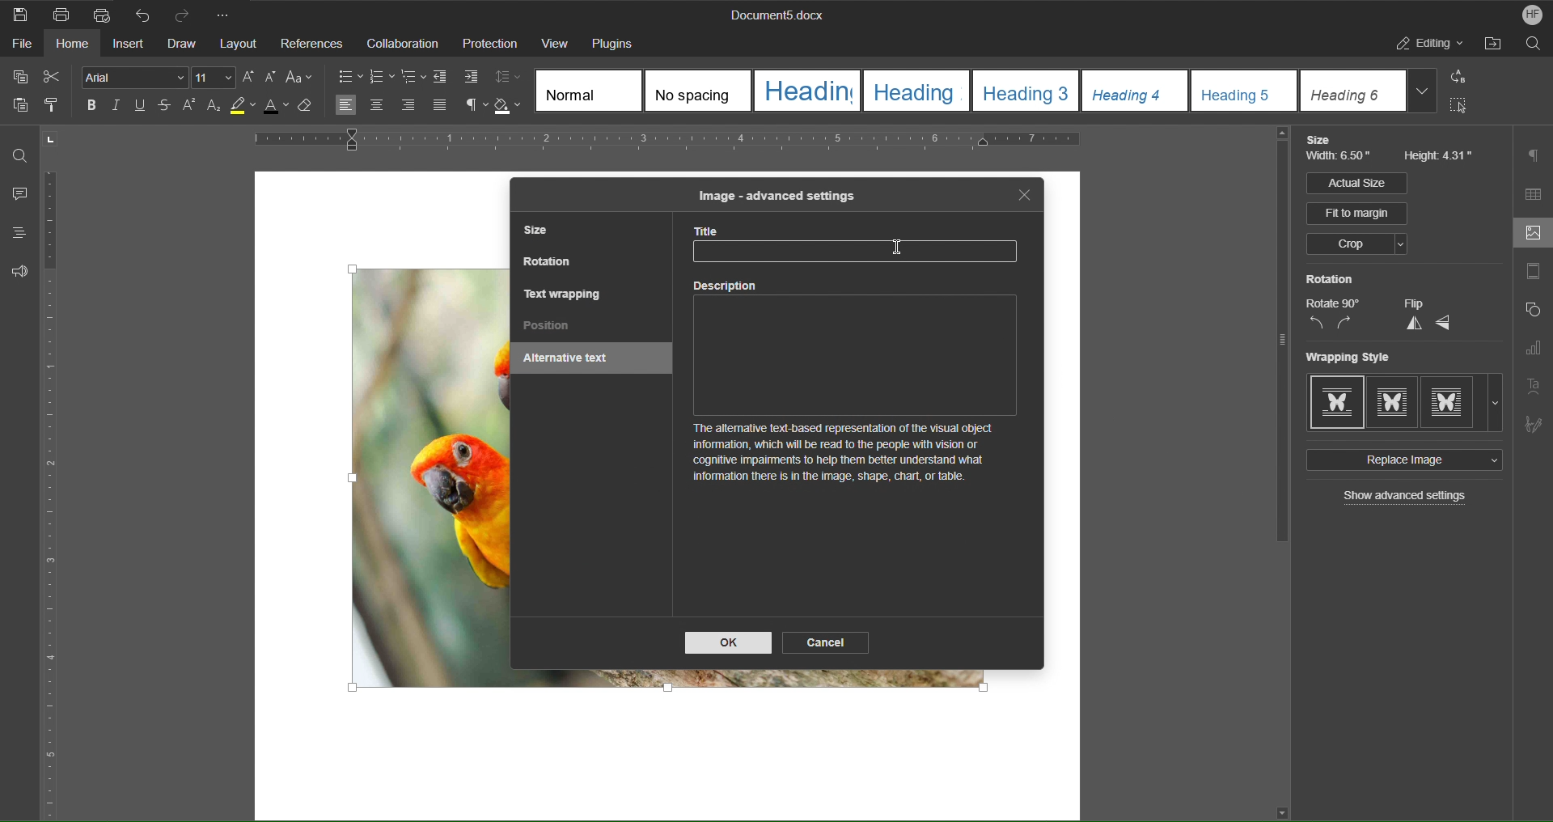 The width and height of the screenshot is (1553, 822). What do you see at coordinates (1440, 157) in the screenshot?
I see `Height` at bounding box center [1440, 157].